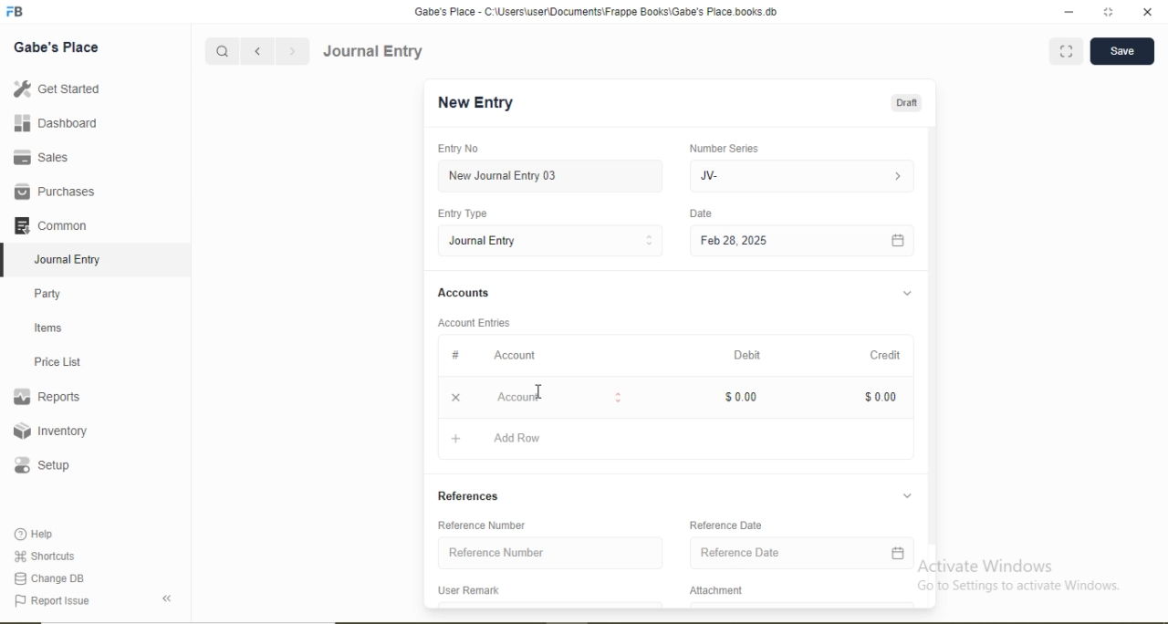  What do you see at coordinates (485, 241) in the screenshot?
I see `Journal Entry` at bounding box center [485, 241].